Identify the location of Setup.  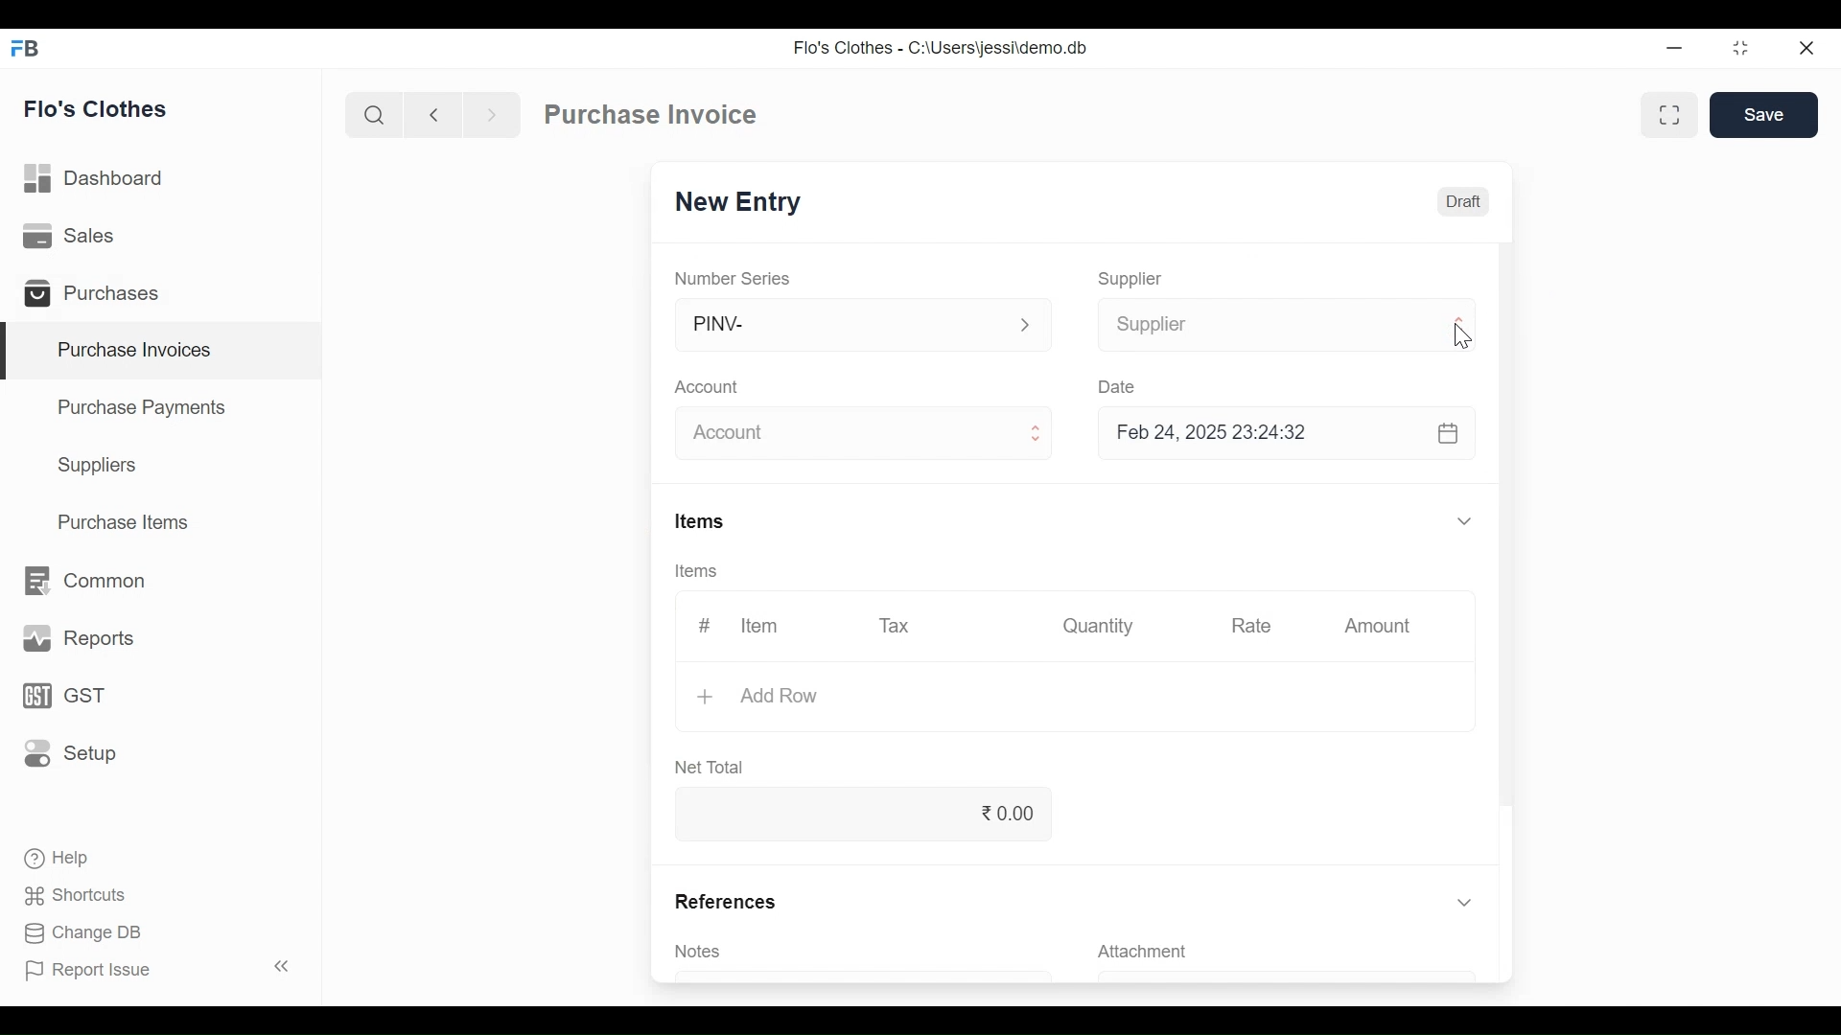
(65, 754).